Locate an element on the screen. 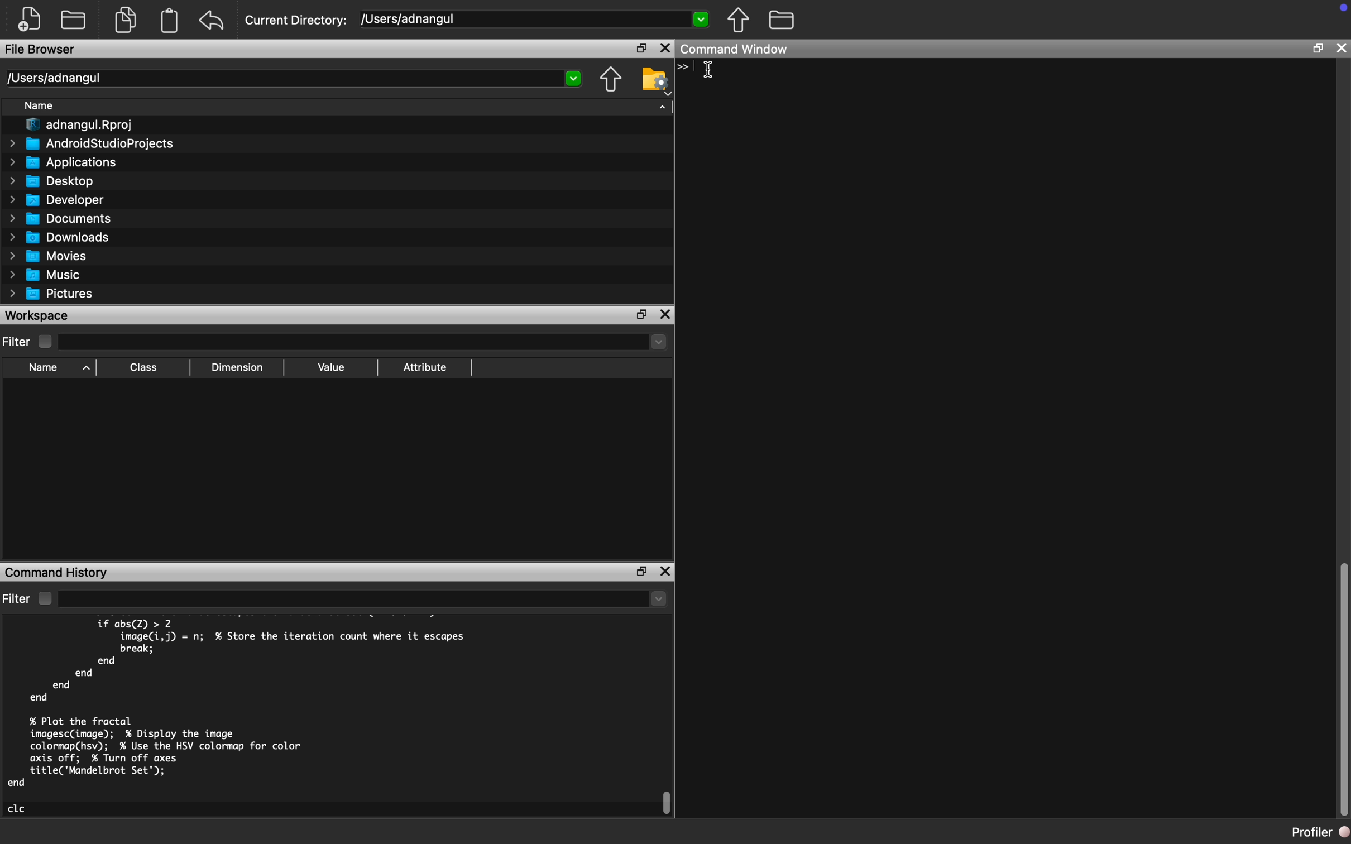 The width and height of the screenshot is (1351, 844). Restore Down is located at coordinates (643, 47).